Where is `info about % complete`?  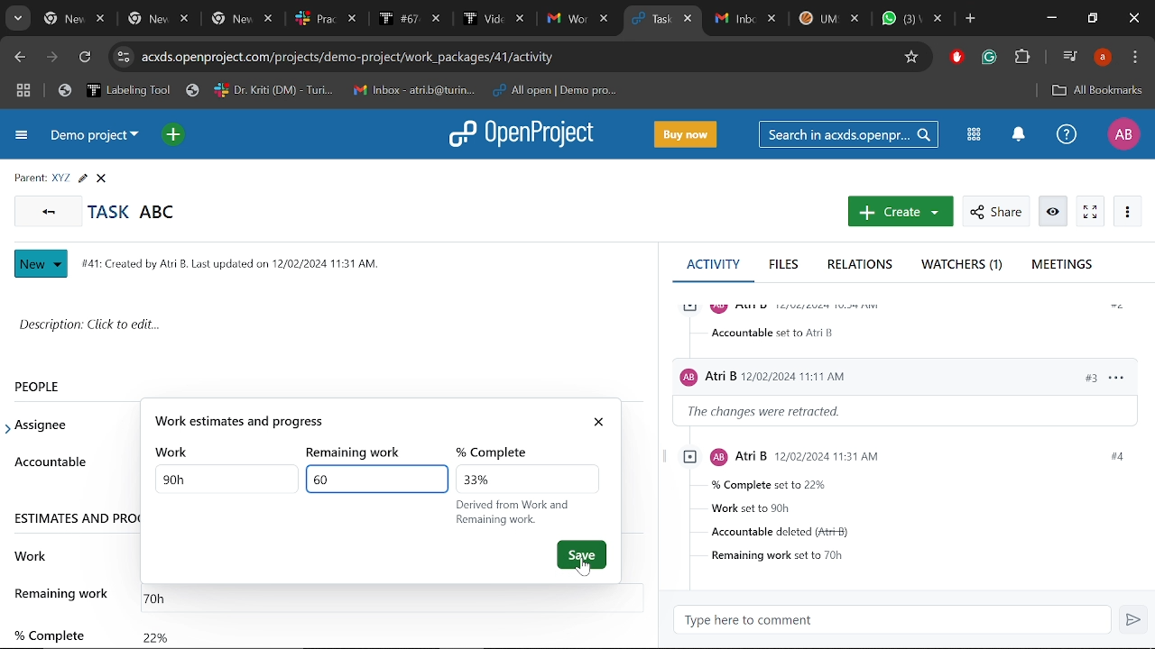 info about % complete is located at coordinates (518, 513).